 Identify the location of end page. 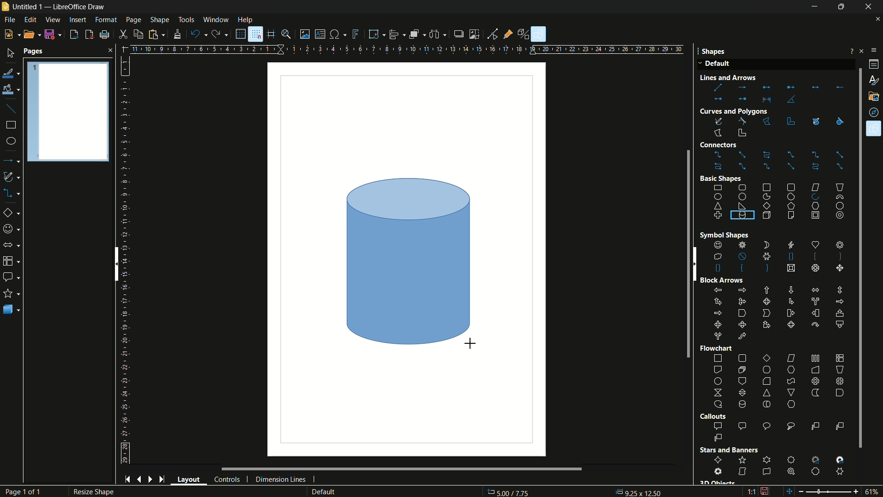
(161, 480).